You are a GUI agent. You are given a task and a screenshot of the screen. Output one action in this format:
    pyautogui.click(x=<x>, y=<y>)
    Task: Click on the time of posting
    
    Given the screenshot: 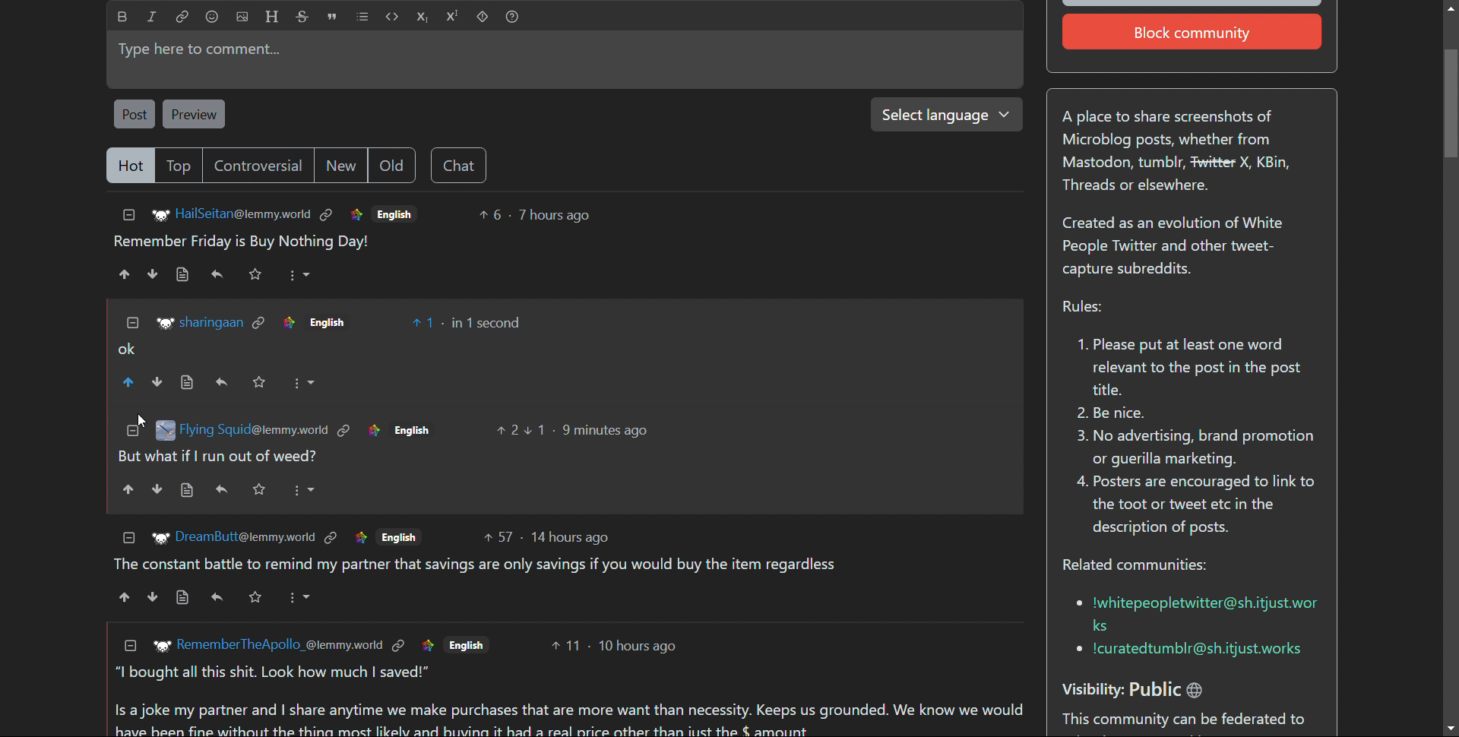 What is the action you would take?
    pyautogui.click(x=485, y=322)
    